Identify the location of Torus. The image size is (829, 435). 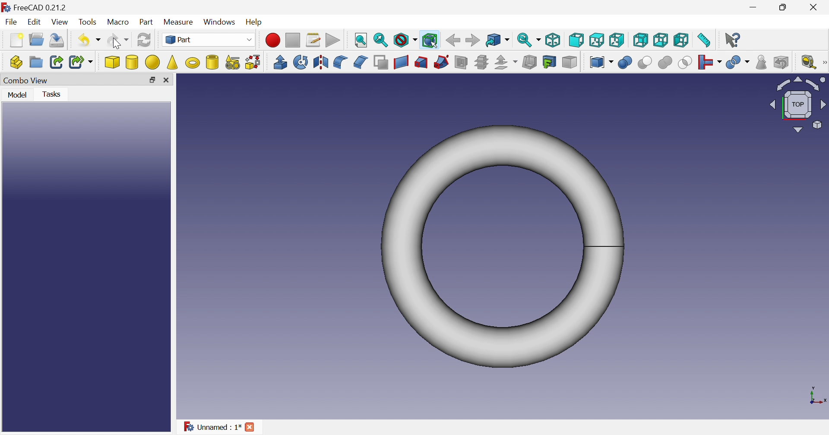
(502, 249).